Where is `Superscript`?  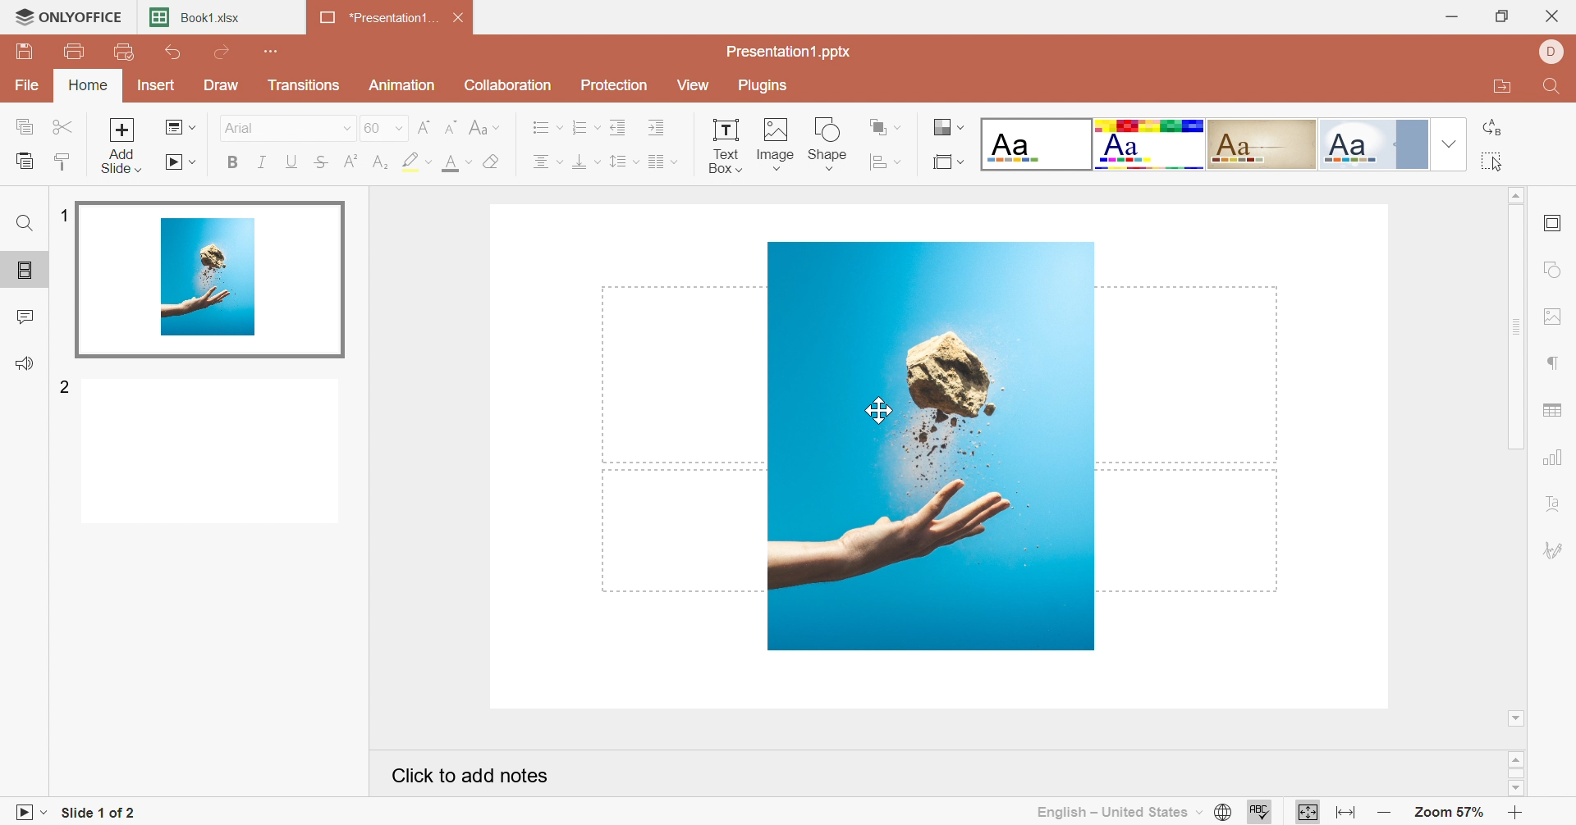 Superscript is located at coordinates (350, 159).